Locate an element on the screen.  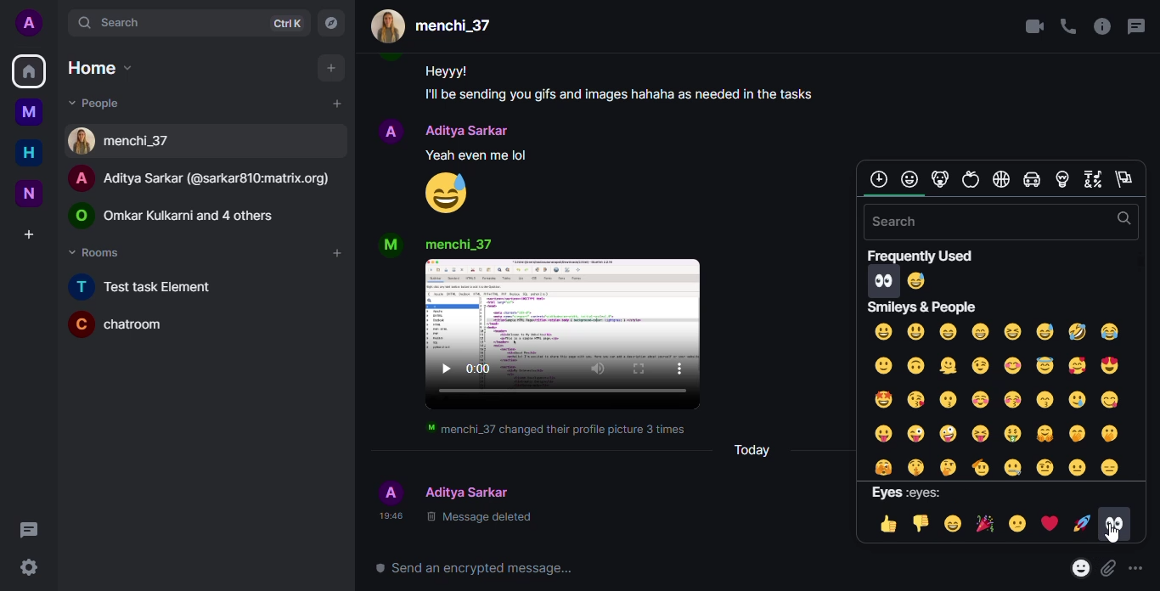
add is located at coordinates (327, 68).